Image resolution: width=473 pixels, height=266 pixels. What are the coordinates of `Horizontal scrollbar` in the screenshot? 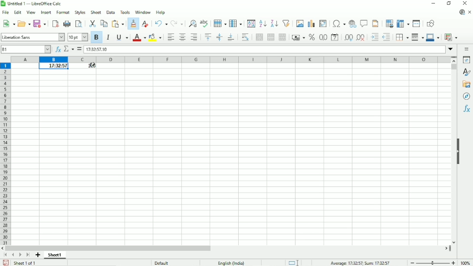 It's located at (110, 249).